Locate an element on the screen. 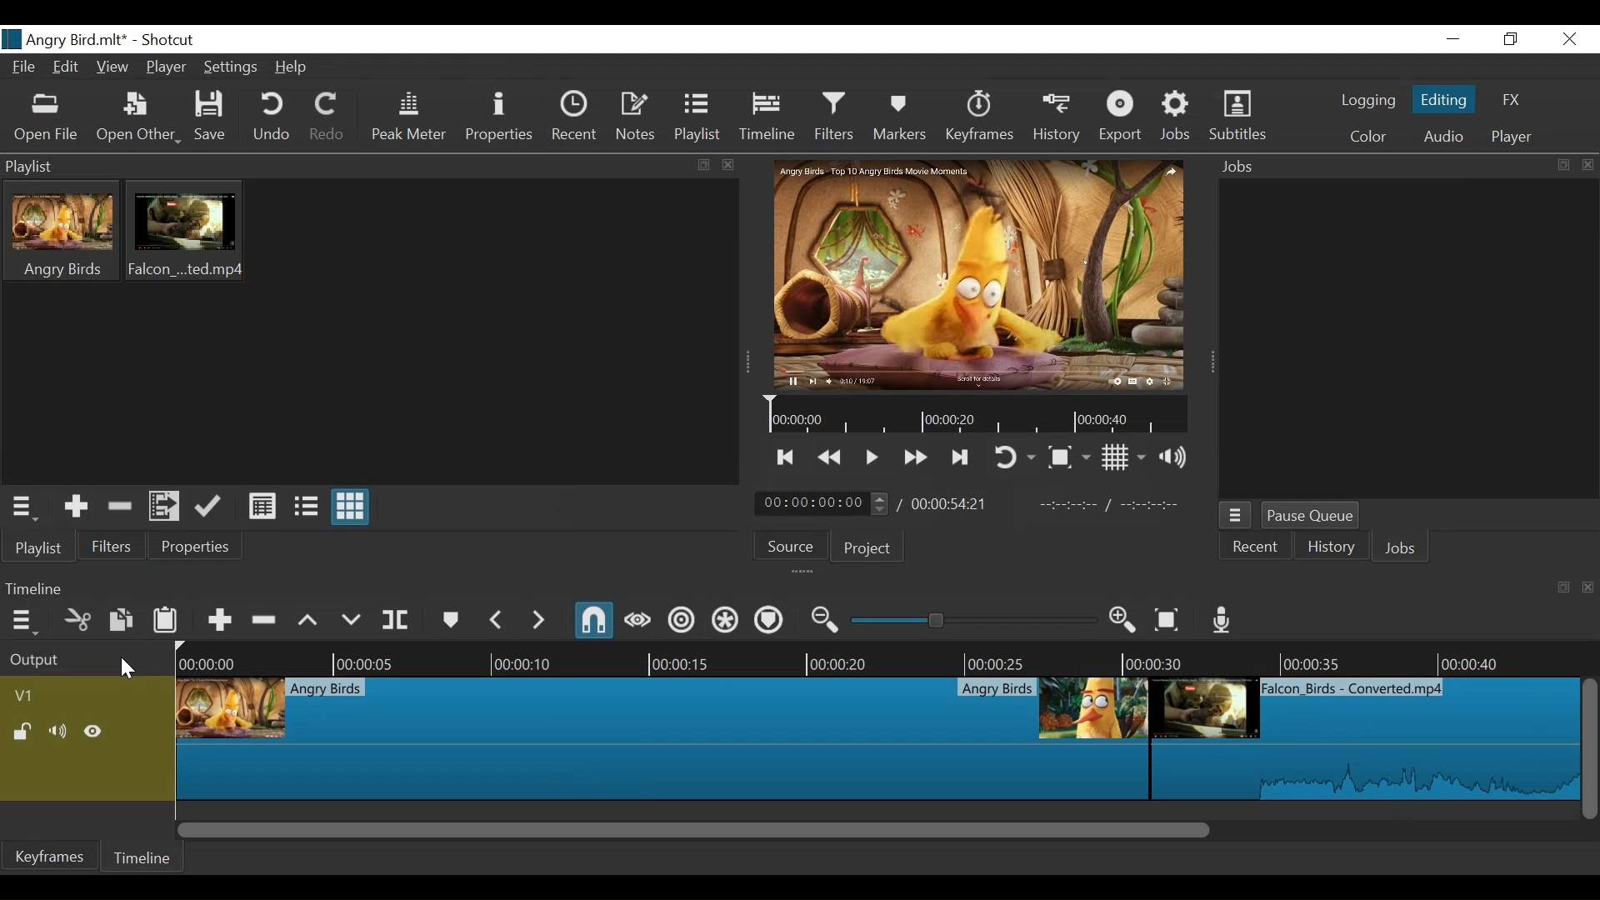  Shotcut is located at coordinates (168, 39).